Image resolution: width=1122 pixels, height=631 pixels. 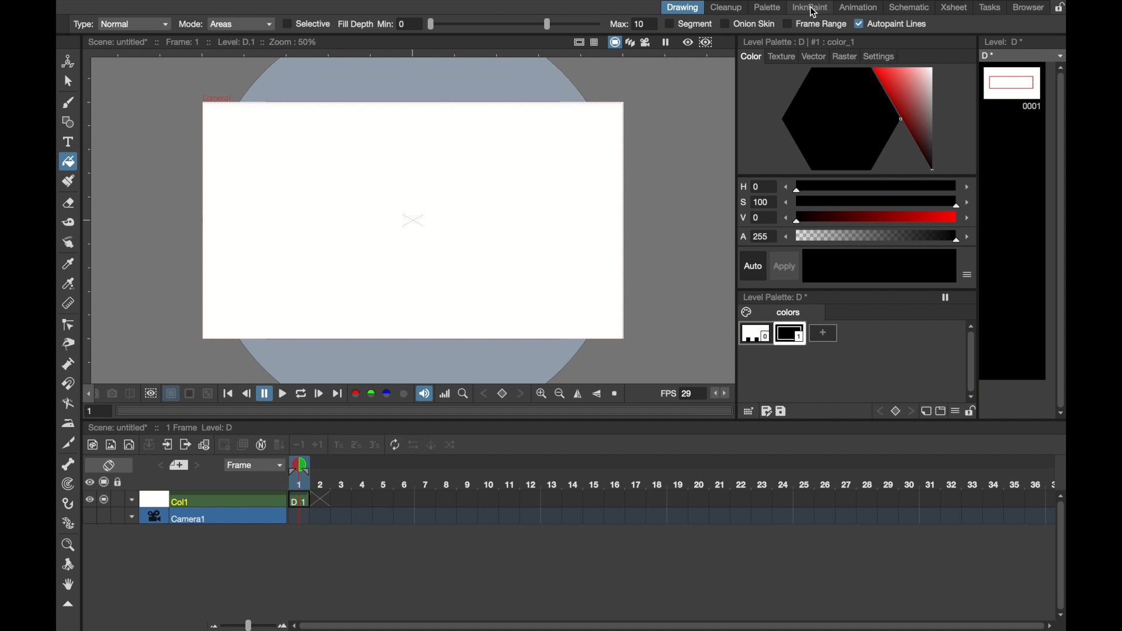 I want to click on snapshot, so click(x=111, y=394).